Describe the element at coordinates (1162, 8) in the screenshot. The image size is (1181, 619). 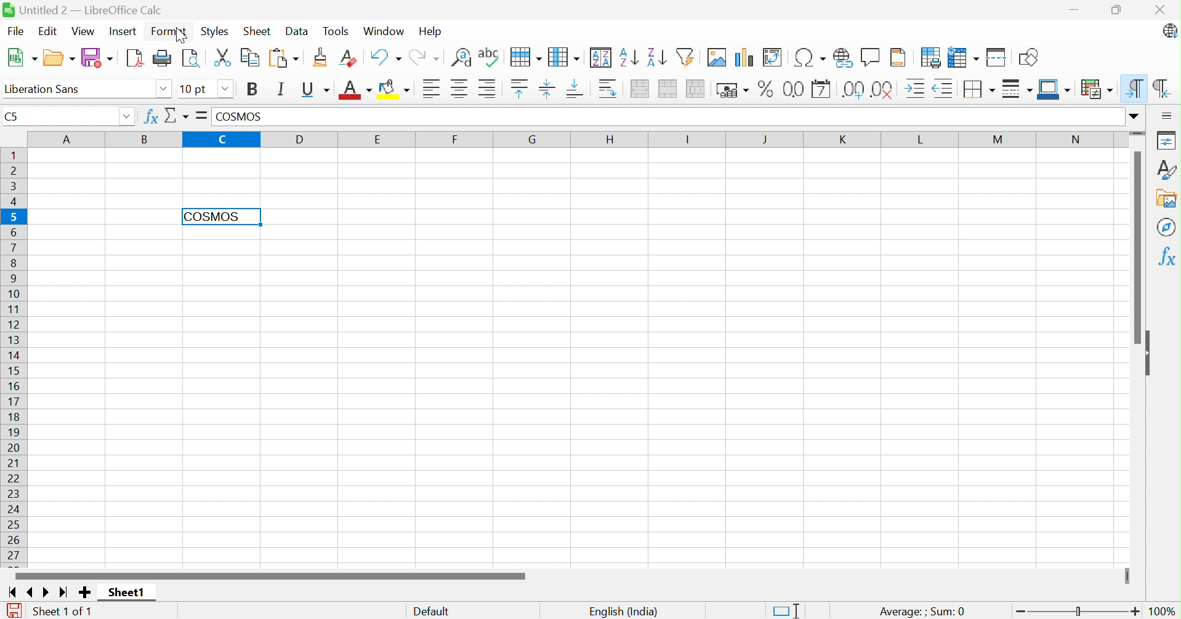
I see `Close` at that location.